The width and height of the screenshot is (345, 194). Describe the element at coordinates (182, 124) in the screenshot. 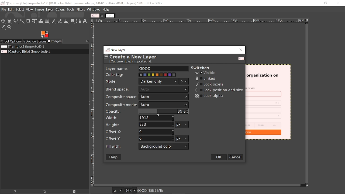

I see `Height Units` at that location.